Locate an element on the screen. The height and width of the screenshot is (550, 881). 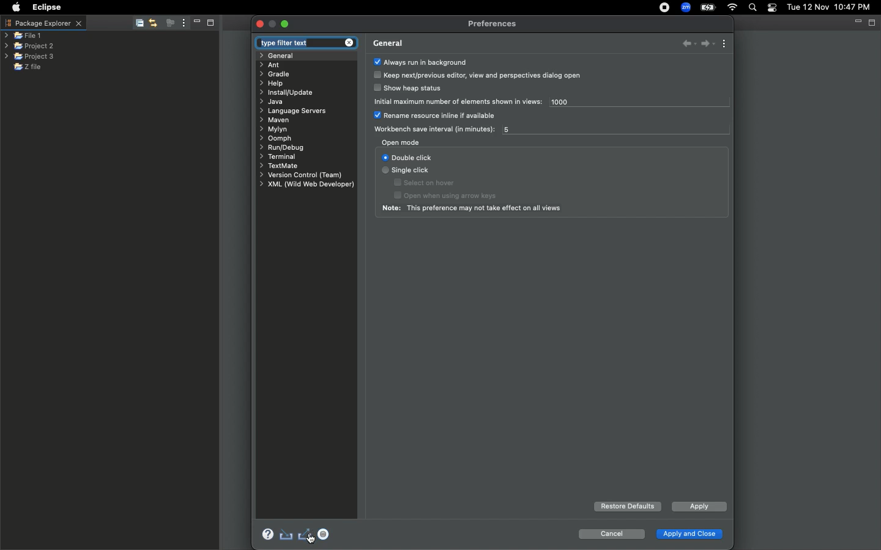
Close is located at coordinates (260, 24).